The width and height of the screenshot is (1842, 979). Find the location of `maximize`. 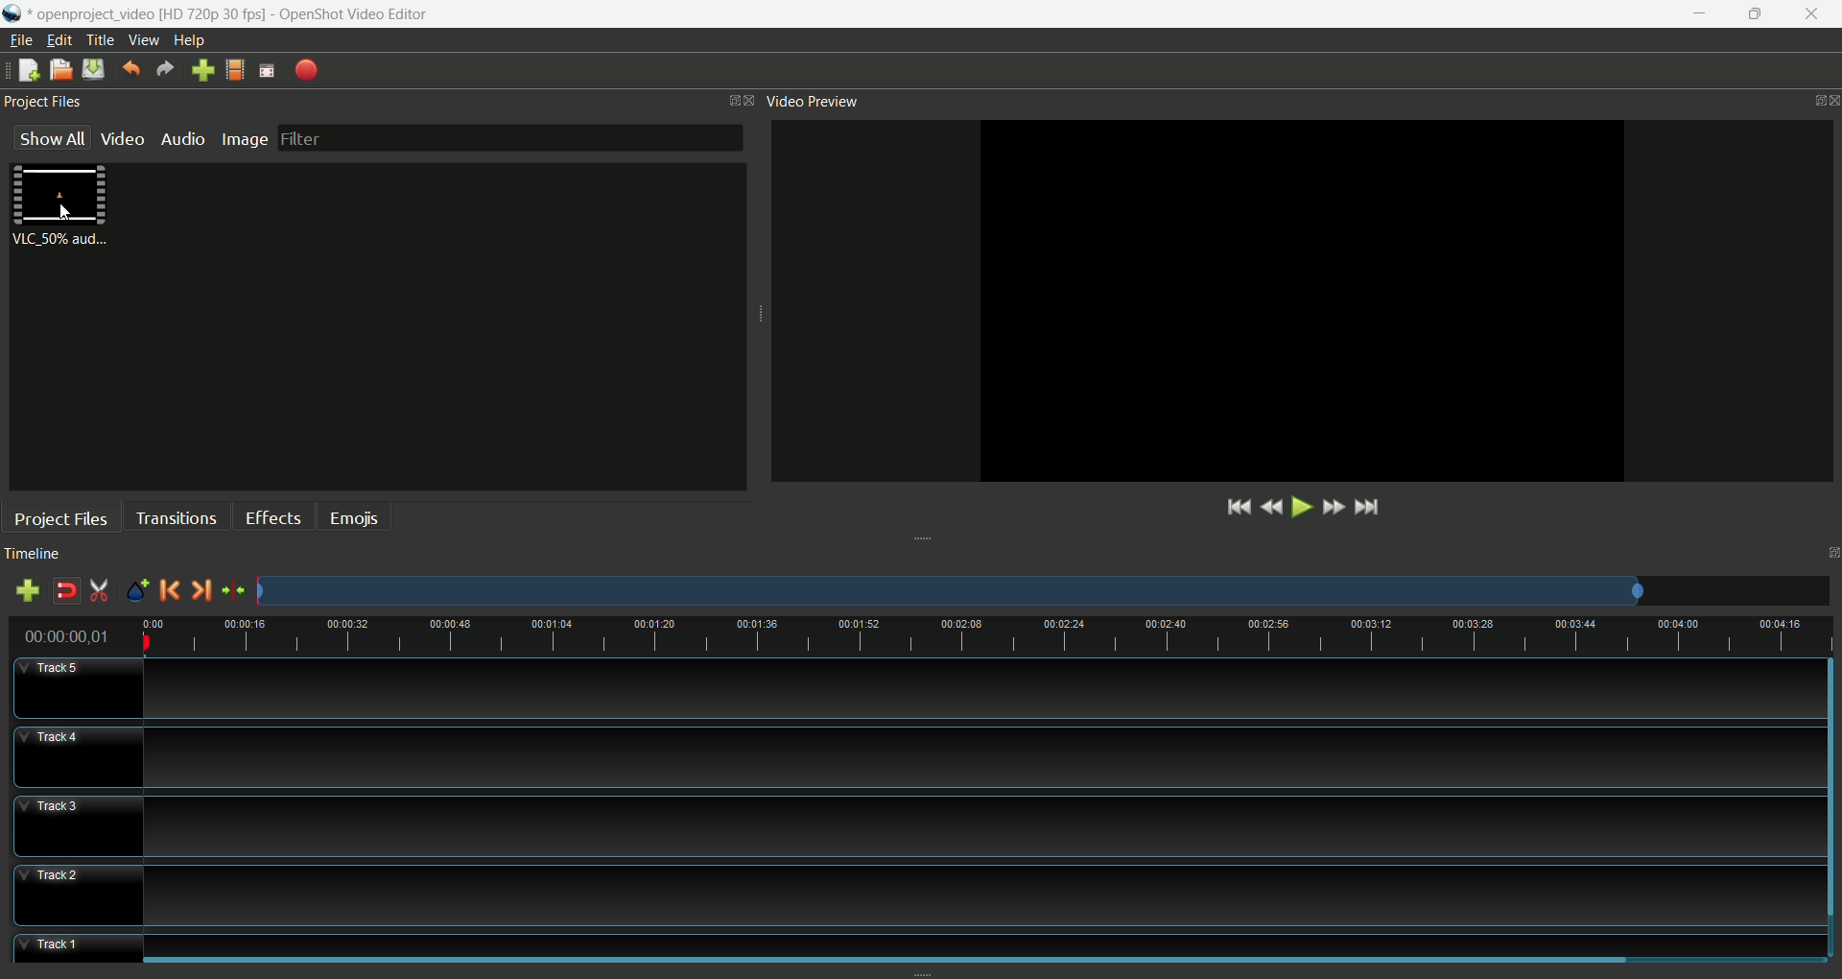

maximize is located at coordinates (1830, 551).